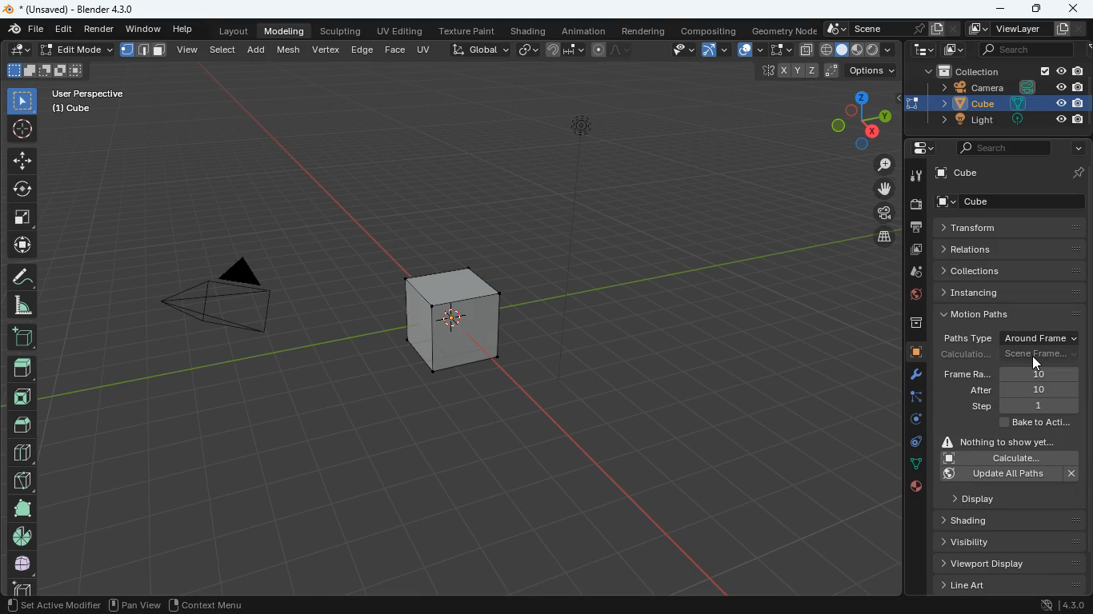 The width and height of the screenshot is (1093, 614). I want to click on Calculatio..., so click(967, 355).